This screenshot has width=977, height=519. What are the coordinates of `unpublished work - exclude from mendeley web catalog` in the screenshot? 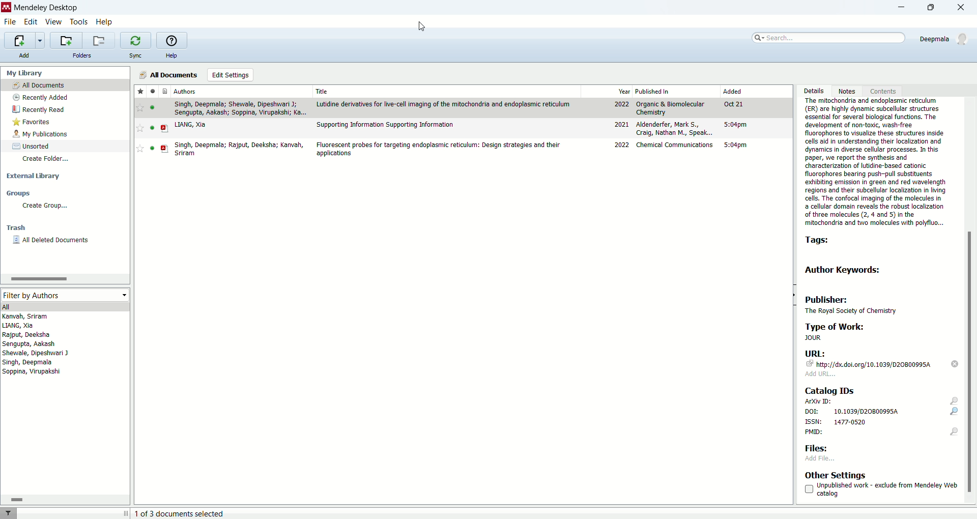 It's located at (881, 489).